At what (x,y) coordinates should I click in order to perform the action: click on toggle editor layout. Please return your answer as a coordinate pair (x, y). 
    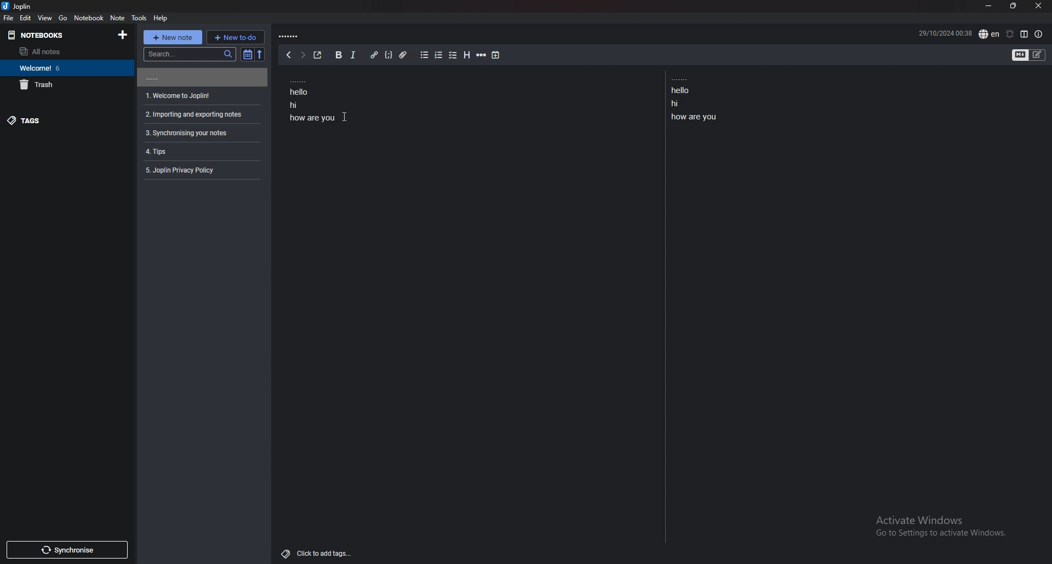
    Looking at the image, I should click on (1025, 34).